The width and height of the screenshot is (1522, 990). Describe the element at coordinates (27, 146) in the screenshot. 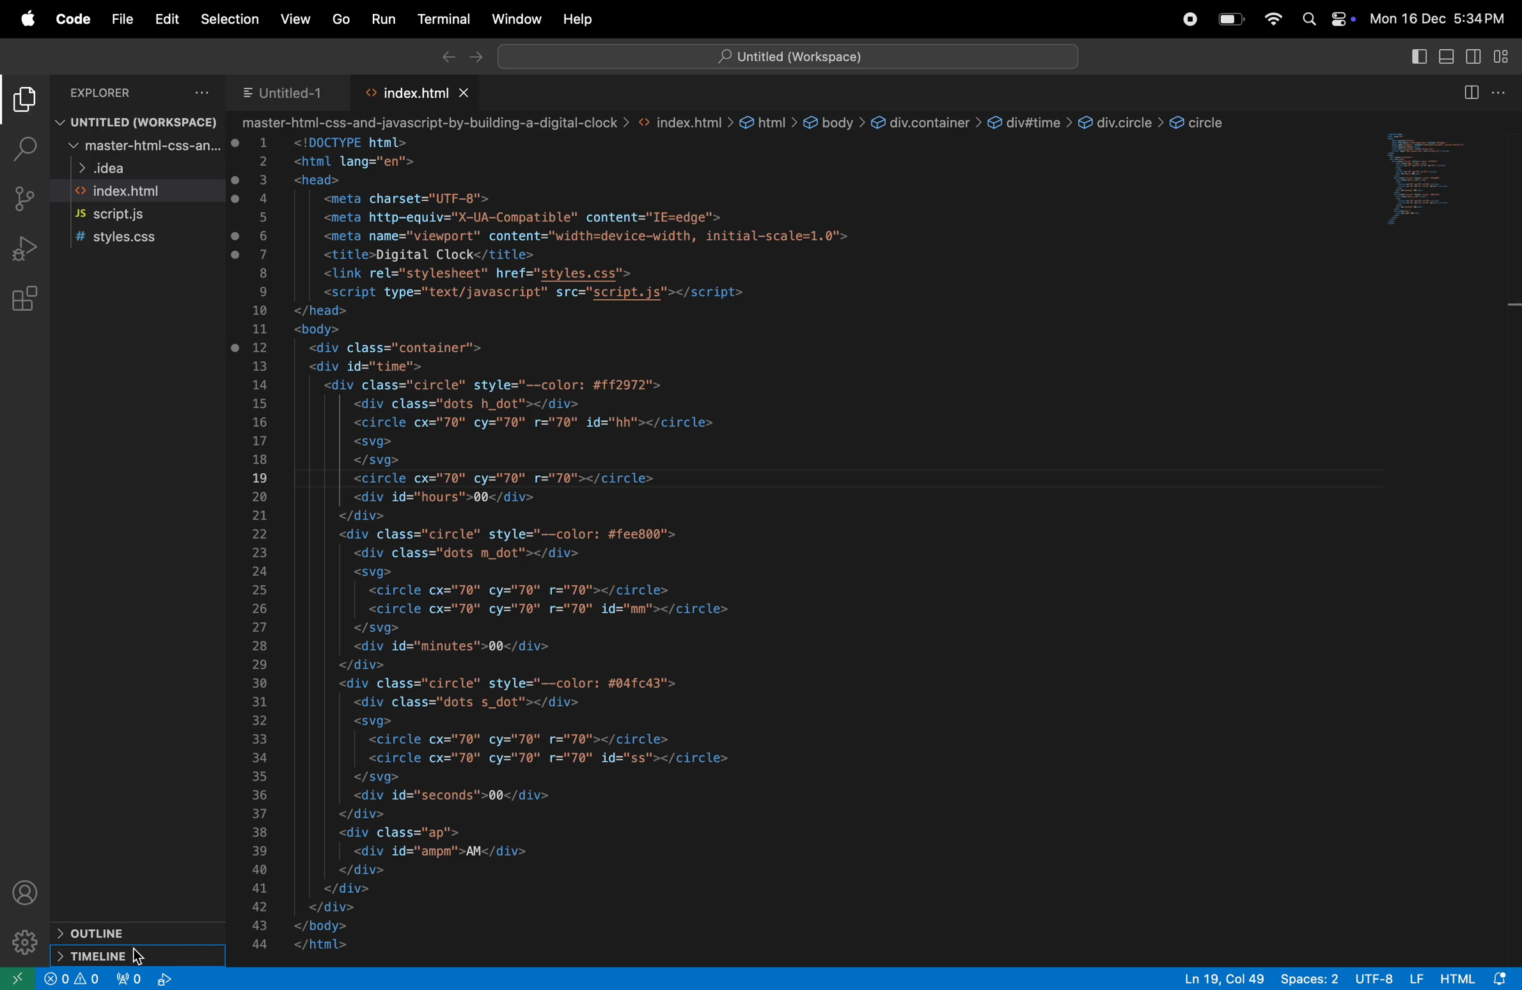

I see `search` at that location.